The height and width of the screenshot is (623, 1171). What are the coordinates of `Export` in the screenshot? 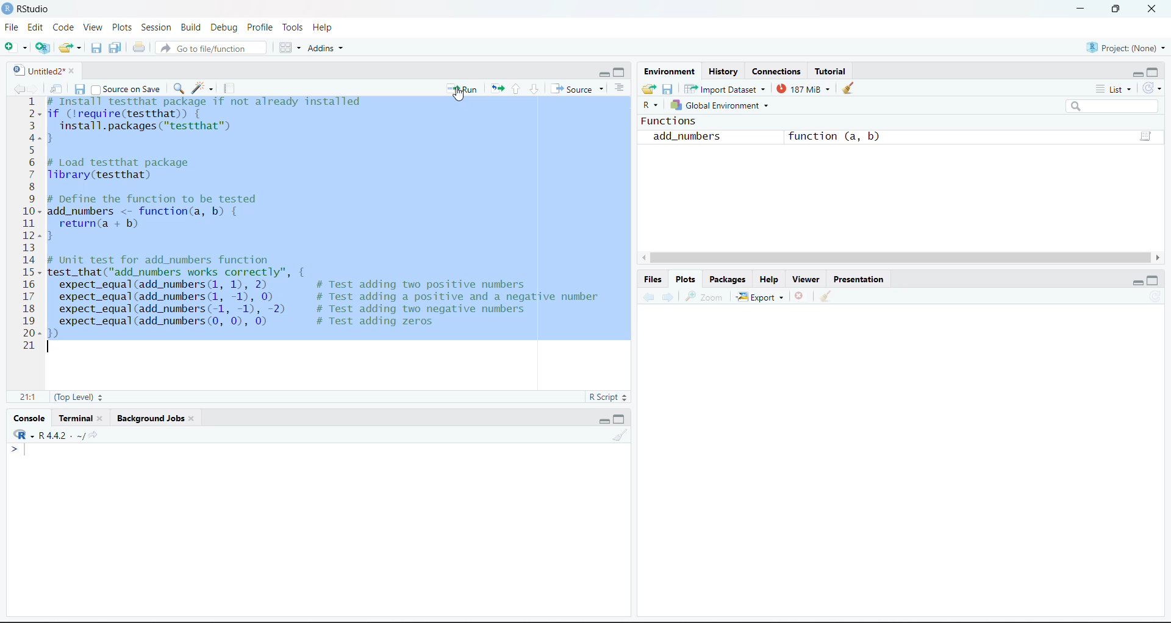 It's located at (761, 297).